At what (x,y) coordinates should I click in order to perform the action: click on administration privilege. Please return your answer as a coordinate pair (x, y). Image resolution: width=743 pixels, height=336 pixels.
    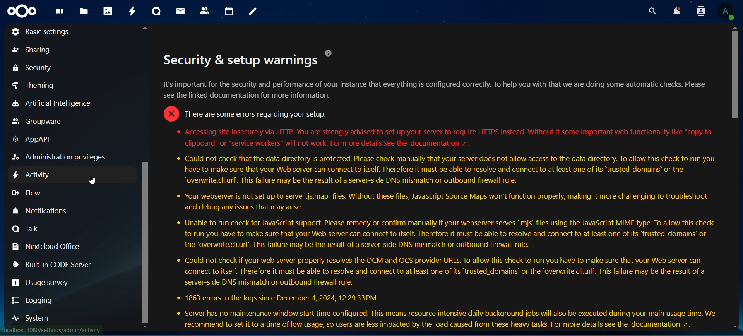
    Looking at the image, I should click on (61, 157).